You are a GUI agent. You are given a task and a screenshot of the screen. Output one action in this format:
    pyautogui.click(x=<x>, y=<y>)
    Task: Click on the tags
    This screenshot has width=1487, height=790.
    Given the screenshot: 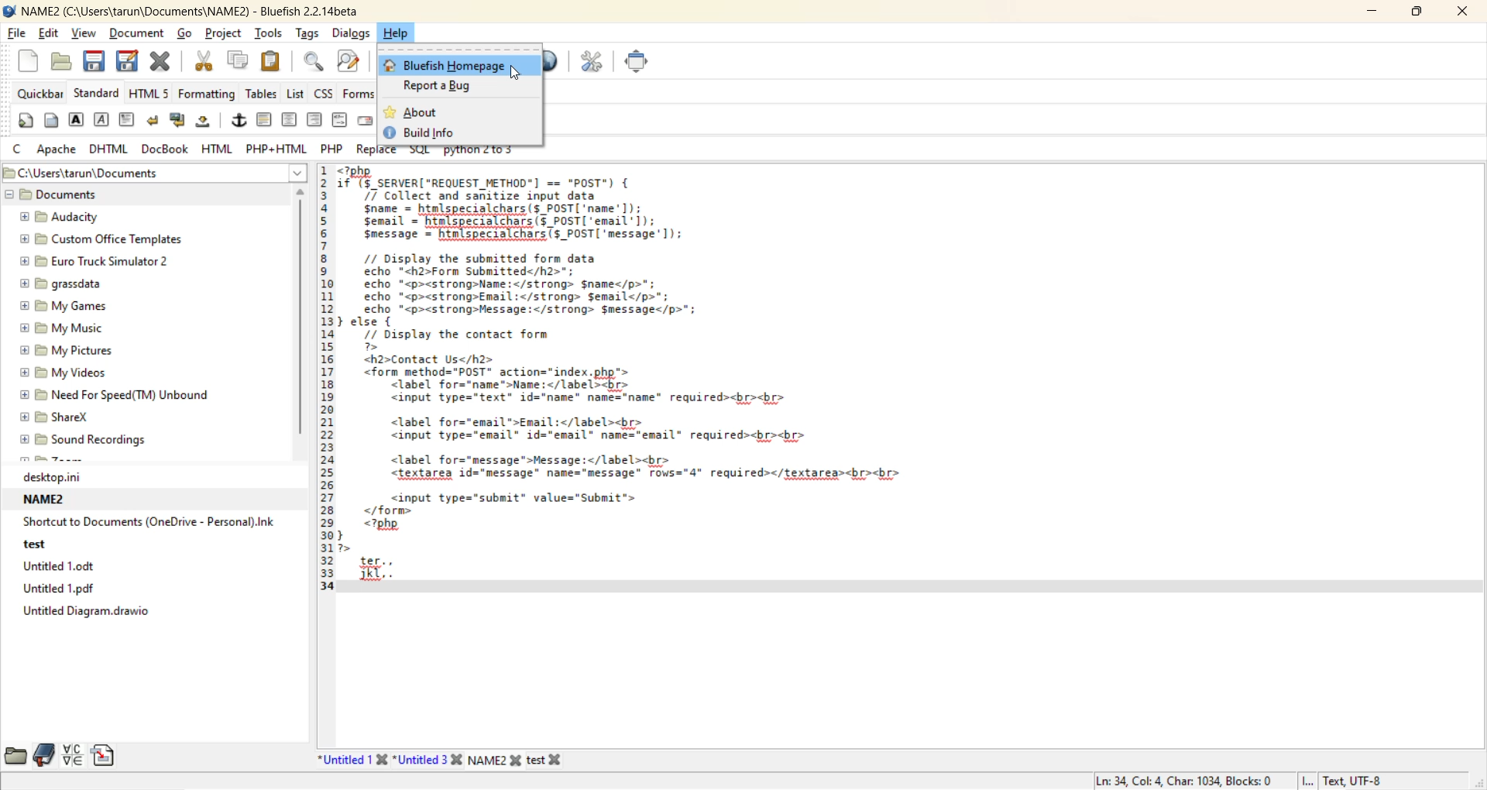 What is the action you would take?
    pyautogui.click(x=311, y=34)
    